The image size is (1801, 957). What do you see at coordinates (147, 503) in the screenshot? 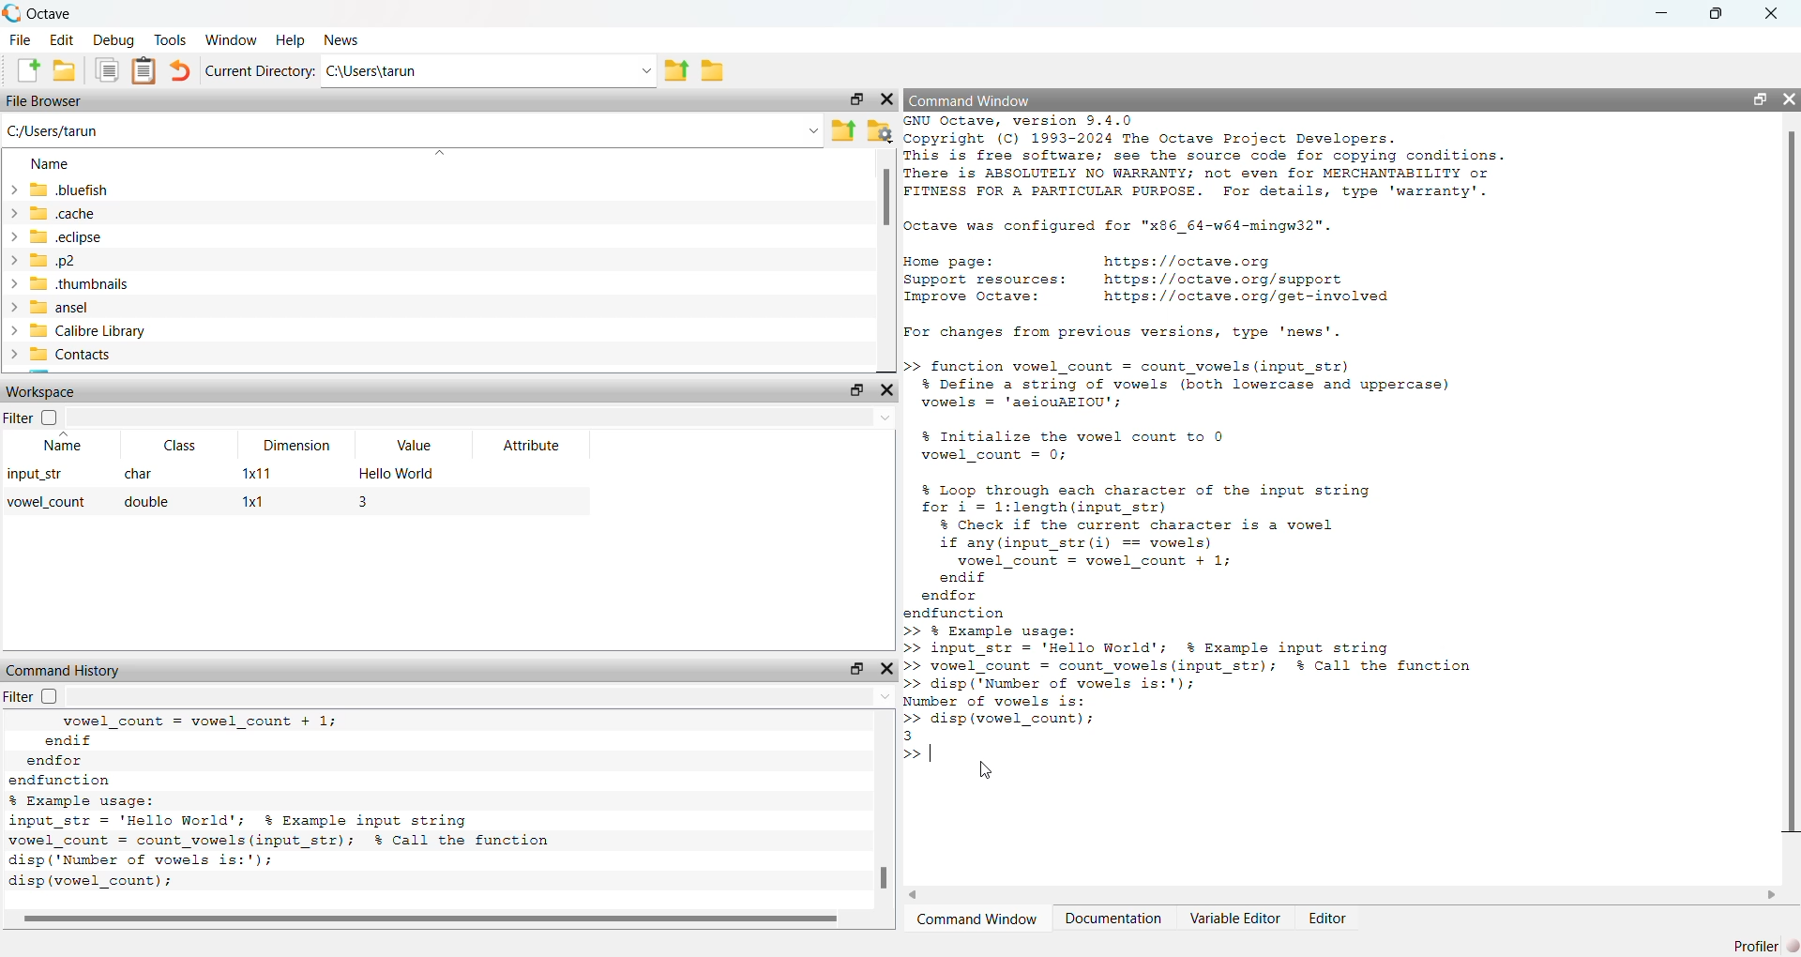
I see `double` at bounding box center [147, 503].